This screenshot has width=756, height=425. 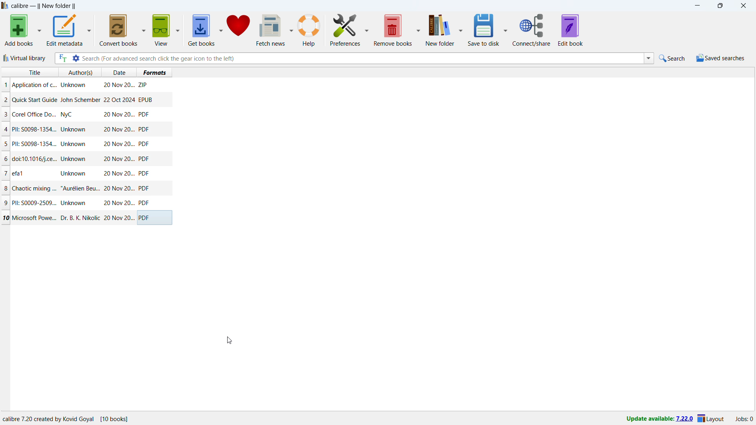 What do you see at coordinates (73, 129) in the screenshot?
I see `Unknown` at bounding box center [73, 129].